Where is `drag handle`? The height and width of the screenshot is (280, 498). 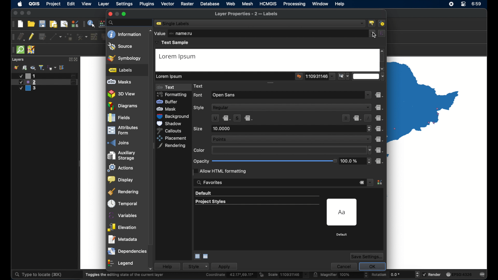 drag handle is located at coordinates (12, 50).